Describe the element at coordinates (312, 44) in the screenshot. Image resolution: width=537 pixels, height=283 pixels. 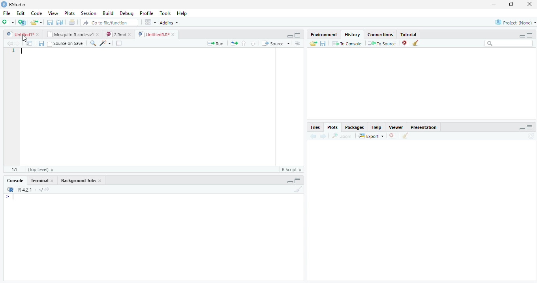
I see `Load workspace` at that location.